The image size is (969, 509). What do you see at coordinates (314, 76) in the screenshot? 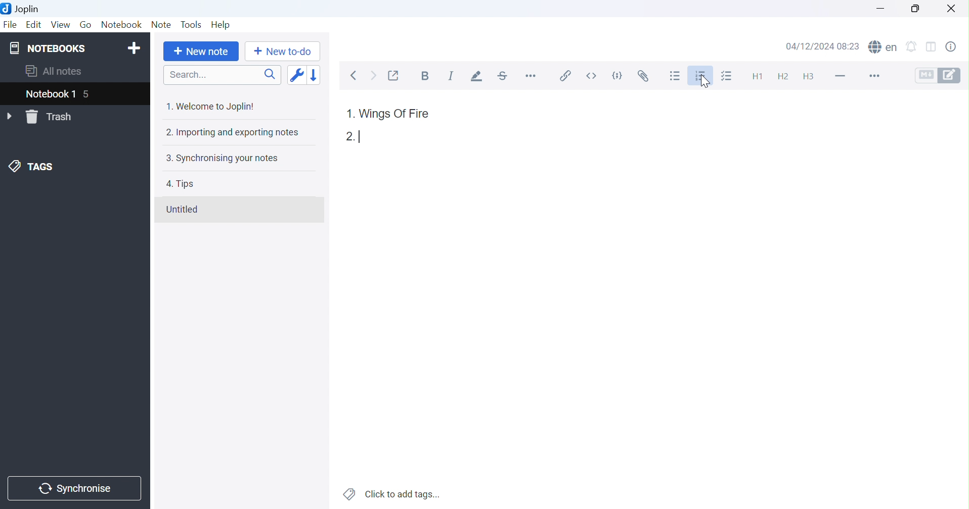
I see `Reverse sort order` at bounding box center [314, 76].